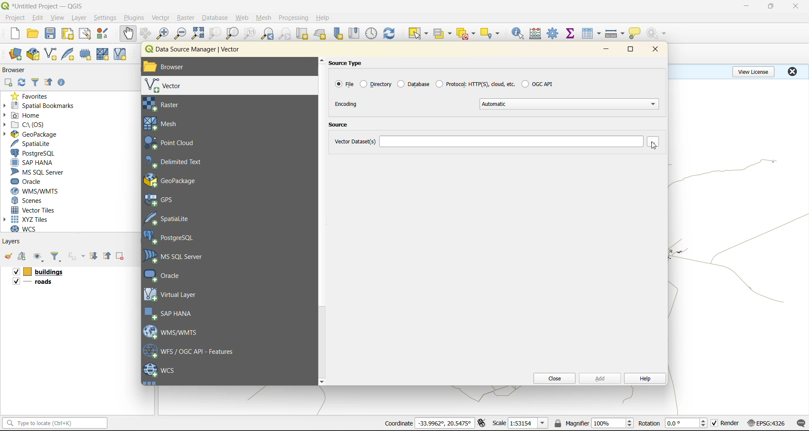 This screenshot has width=809, height=431. I want to click on browser, so click(17, 71).